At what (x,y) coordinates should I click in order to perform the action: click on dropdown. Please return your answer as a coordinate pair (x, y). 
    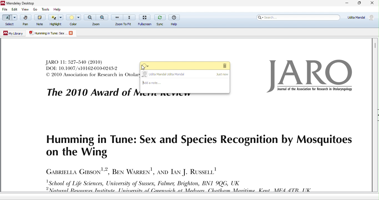
    Looking at the image, I should click on (146, 66).